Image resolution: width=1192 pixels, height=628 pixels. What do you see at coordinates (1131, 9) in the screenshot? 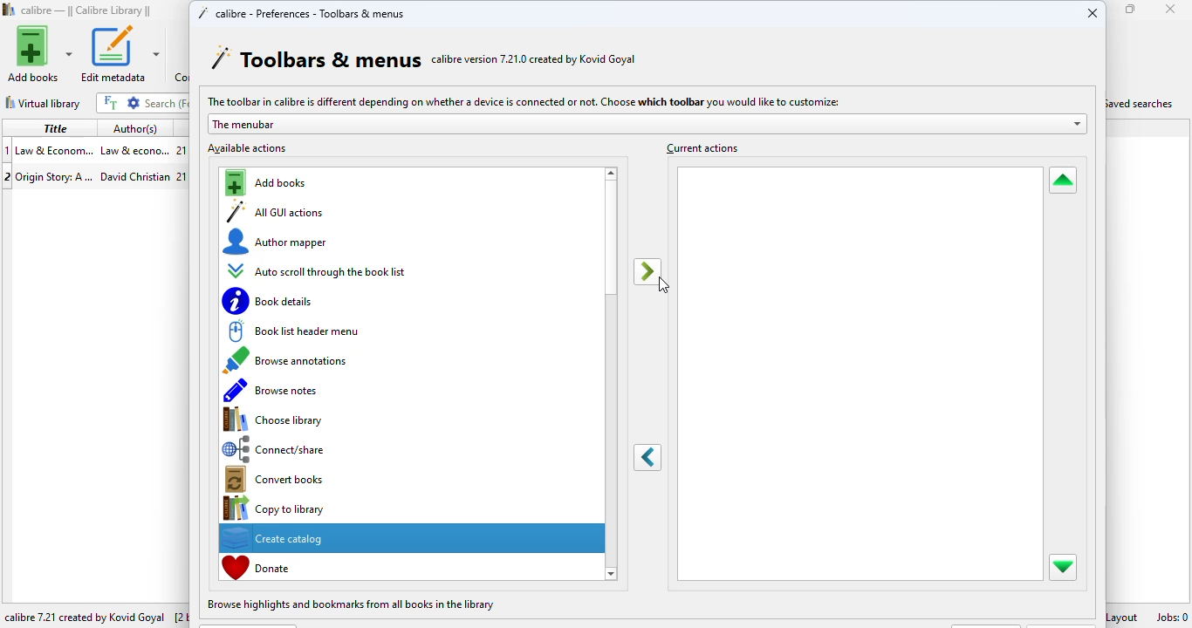
I see `maximize` at bounding box center [1131, 9].